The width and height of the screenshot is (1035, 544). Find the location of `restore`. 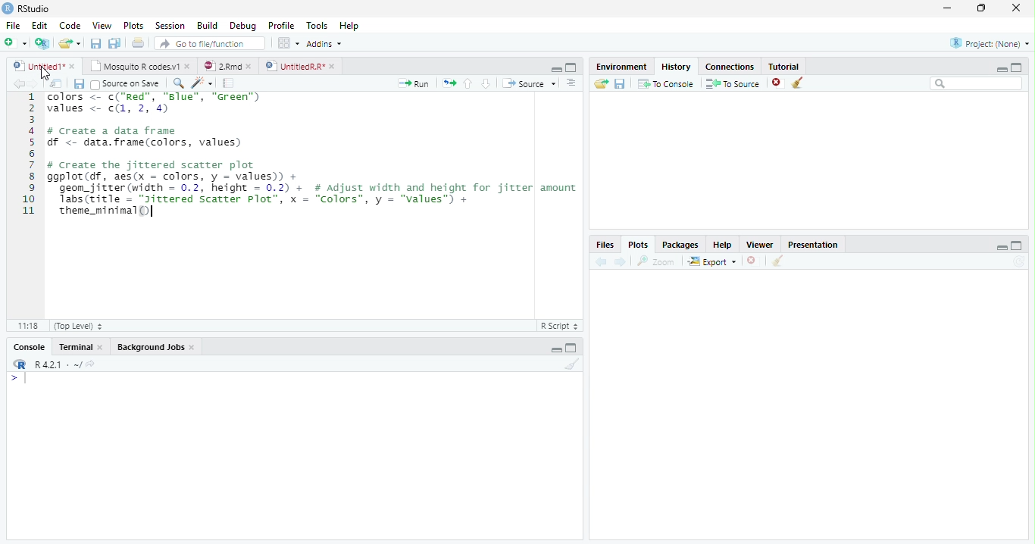

restore is located at coordinates (981, 8).